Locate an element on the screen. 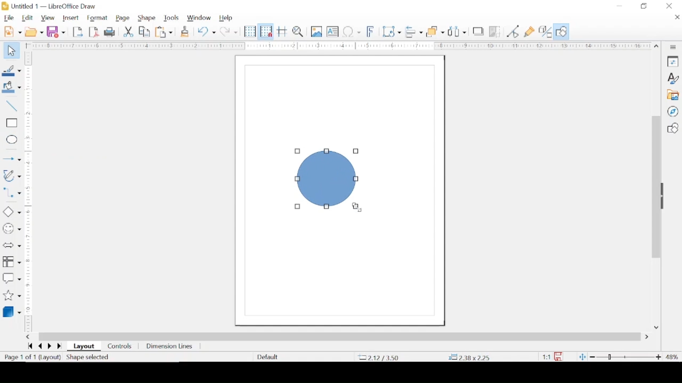  clone formatting is located at coordinates (184, 32).